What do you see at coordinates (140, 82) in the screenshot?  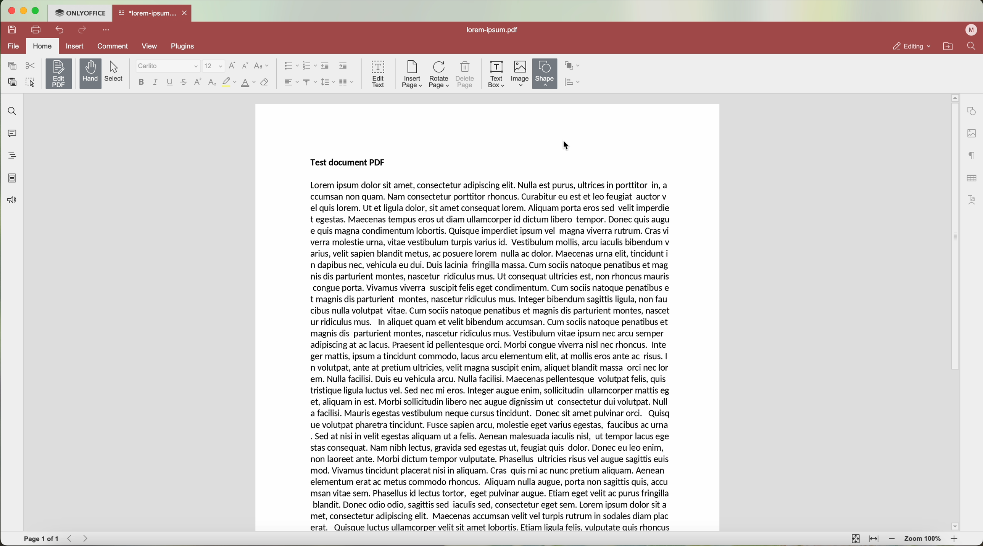 I see `bold` at bounding box center [140, 82].